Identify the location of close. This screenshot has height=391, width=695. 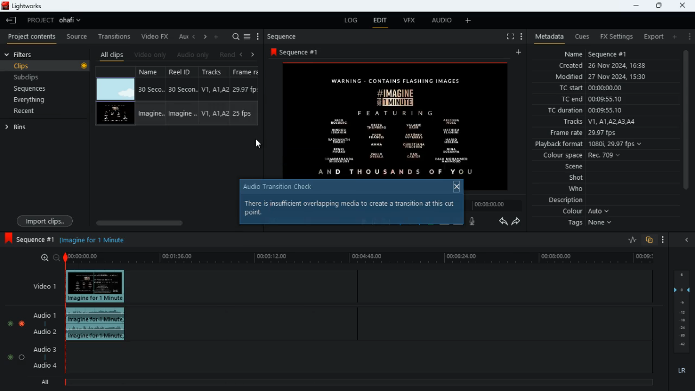
(689, 241).